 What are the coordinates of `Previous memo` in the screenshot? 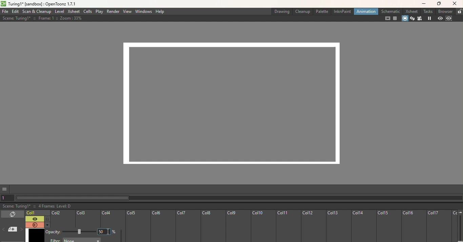 It's located at (4, 230).